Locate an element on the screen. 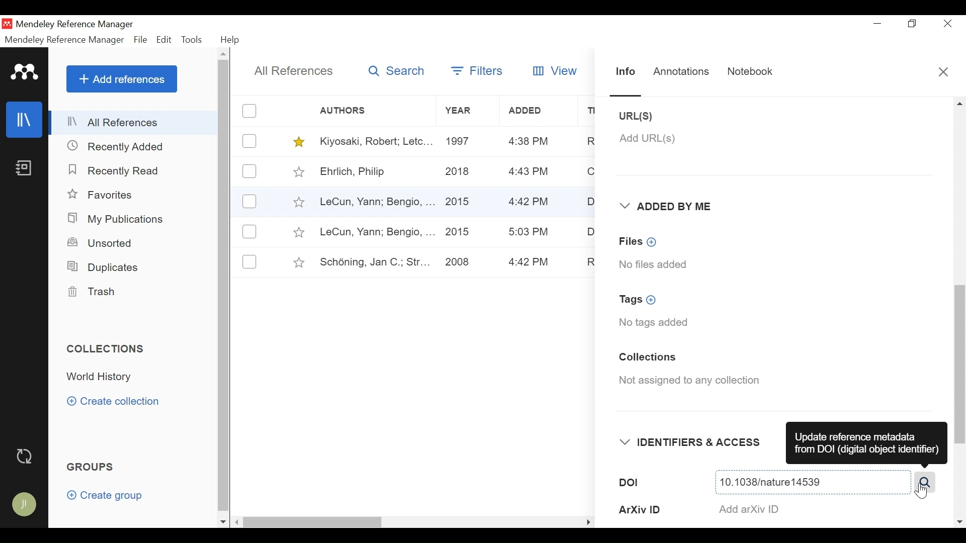  Horizontal Scroll bar is located at coordinates (397, 521).